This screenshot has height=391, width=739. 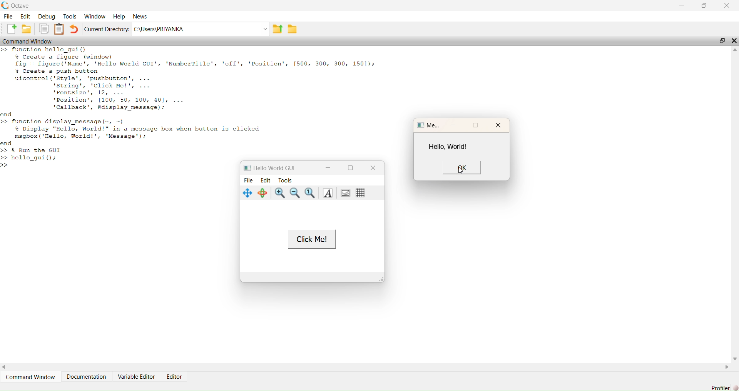 What do you see at coordinates (70, 15) in the screenshot?
I see `Tools` at bounding box center [70, 15].